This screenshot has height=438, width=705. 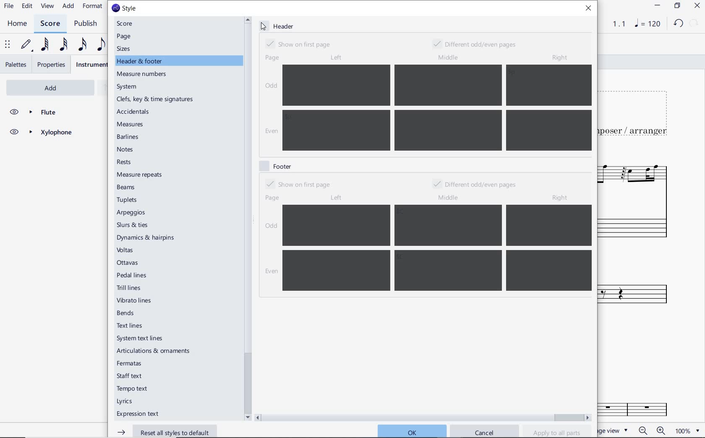 What do you see at coordinates (478, 43) in the screenshot?
I see `different odd/even pages` at bounding box center [478, 43].